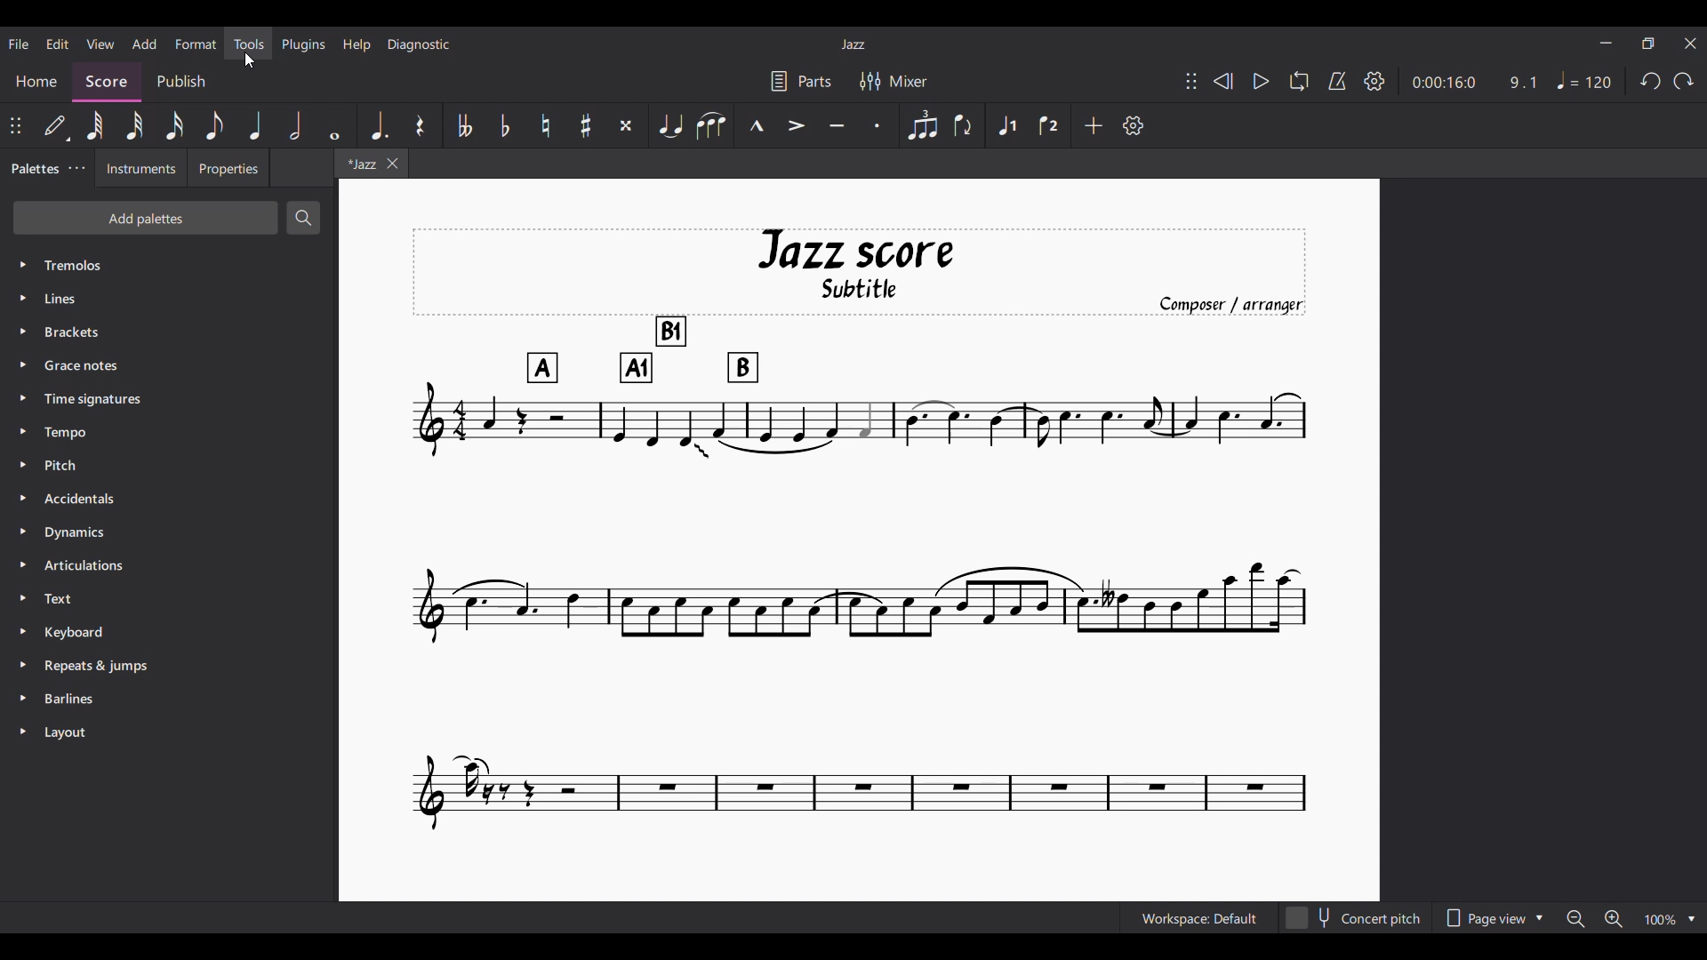  What do you see at coordinates (168, 532) in the screenshot?
I see `Dynamics` at bounding box center [168, 532].